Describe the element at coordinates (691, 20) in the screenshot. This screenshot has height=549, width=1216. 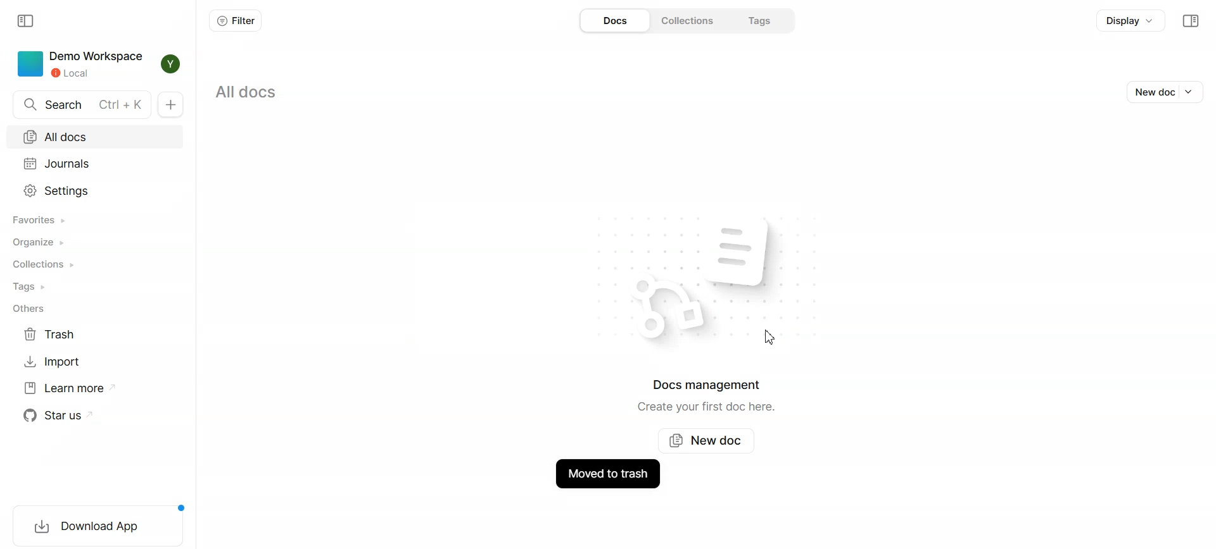
I see `Collections` at that location.